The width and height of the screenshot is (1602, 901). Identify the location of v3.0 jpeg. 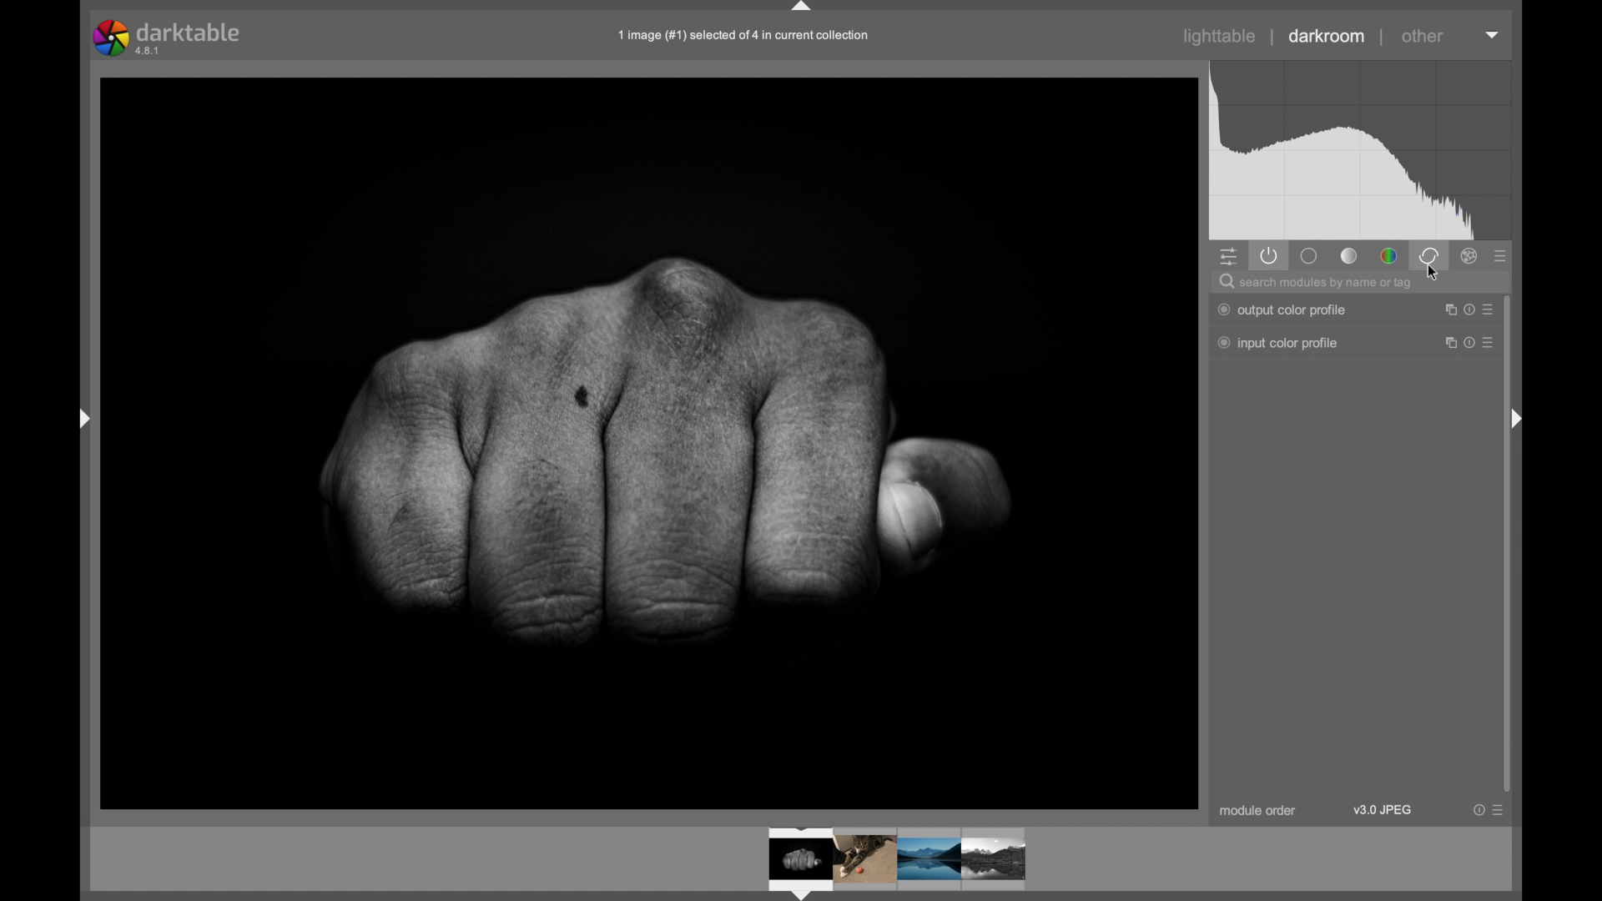
(1383, 810).